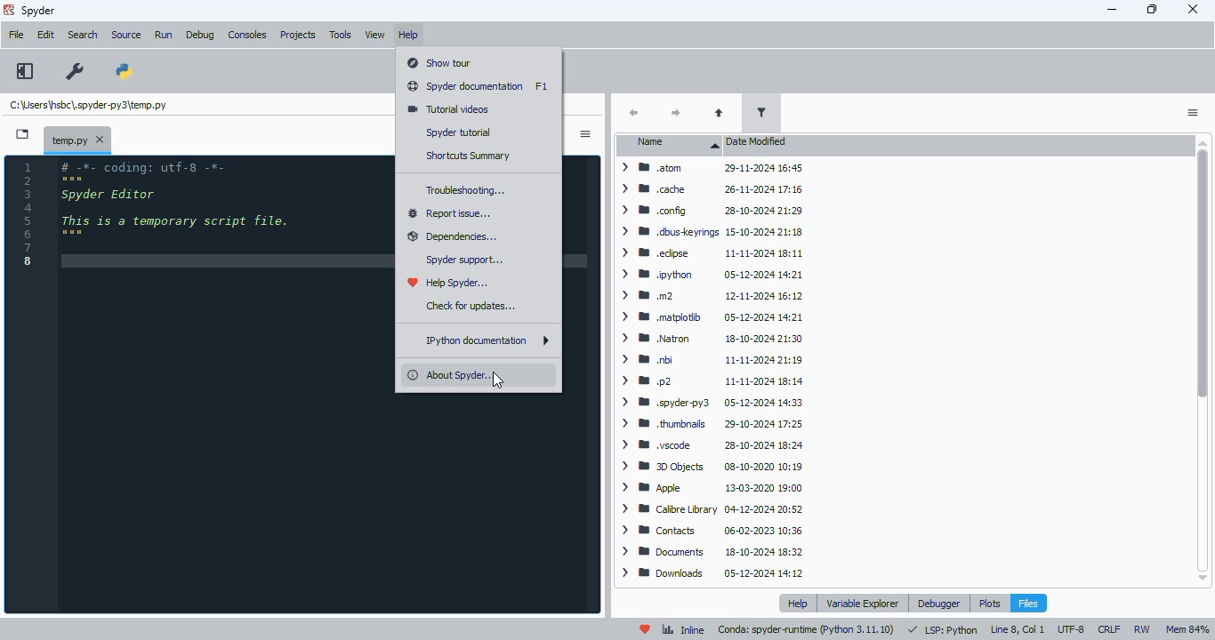  What do you see at coordinates (720, 113) in the screenshot?
I see `parent` at bounding box center [720, 113].